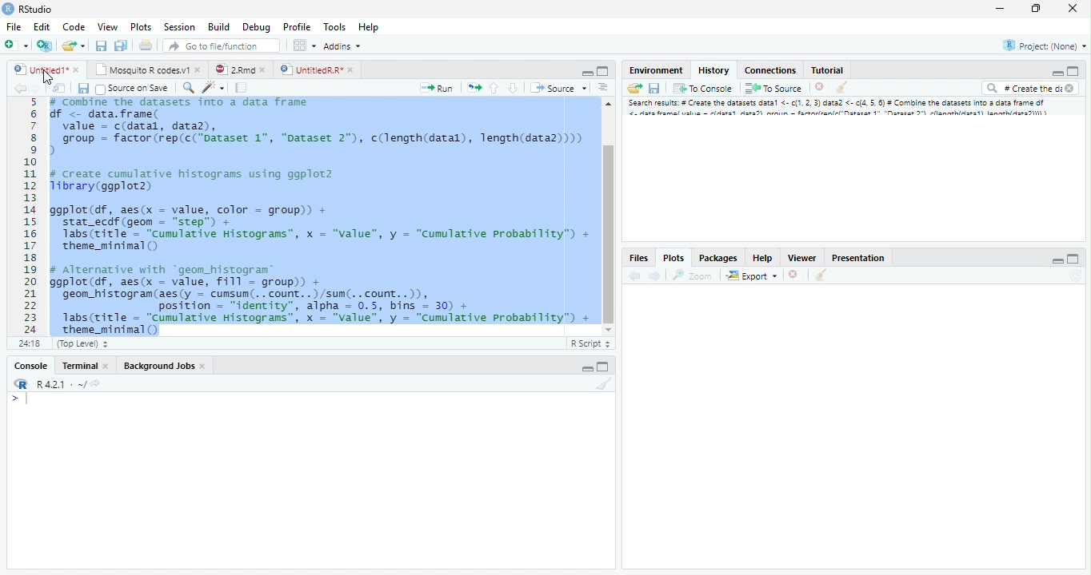 The image size is (1091, 575). Describe the element at coordinates (1072, 72) in the screenshot. I see `Maximize` at that location.